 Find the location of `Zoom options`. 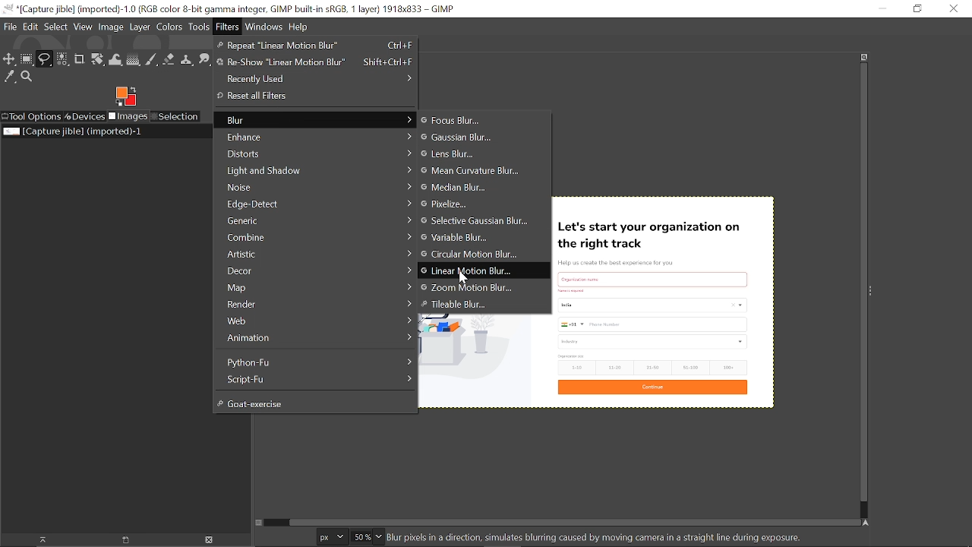

Zoom options is located at coordinates (379, 536).